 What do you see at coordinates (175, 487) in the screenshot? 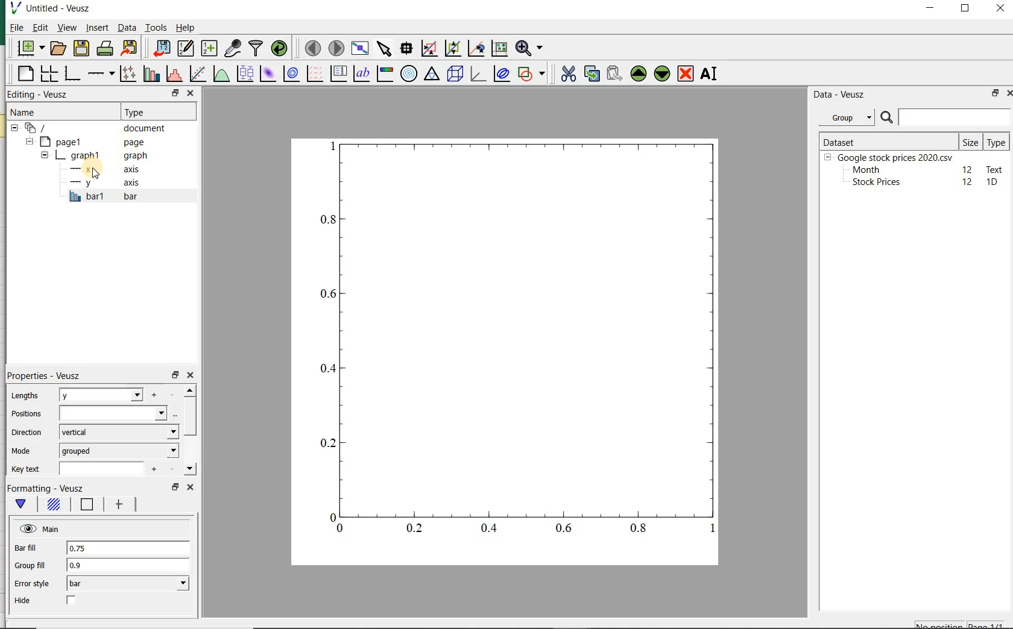
I see `restore` at bounding box center [175, 487].